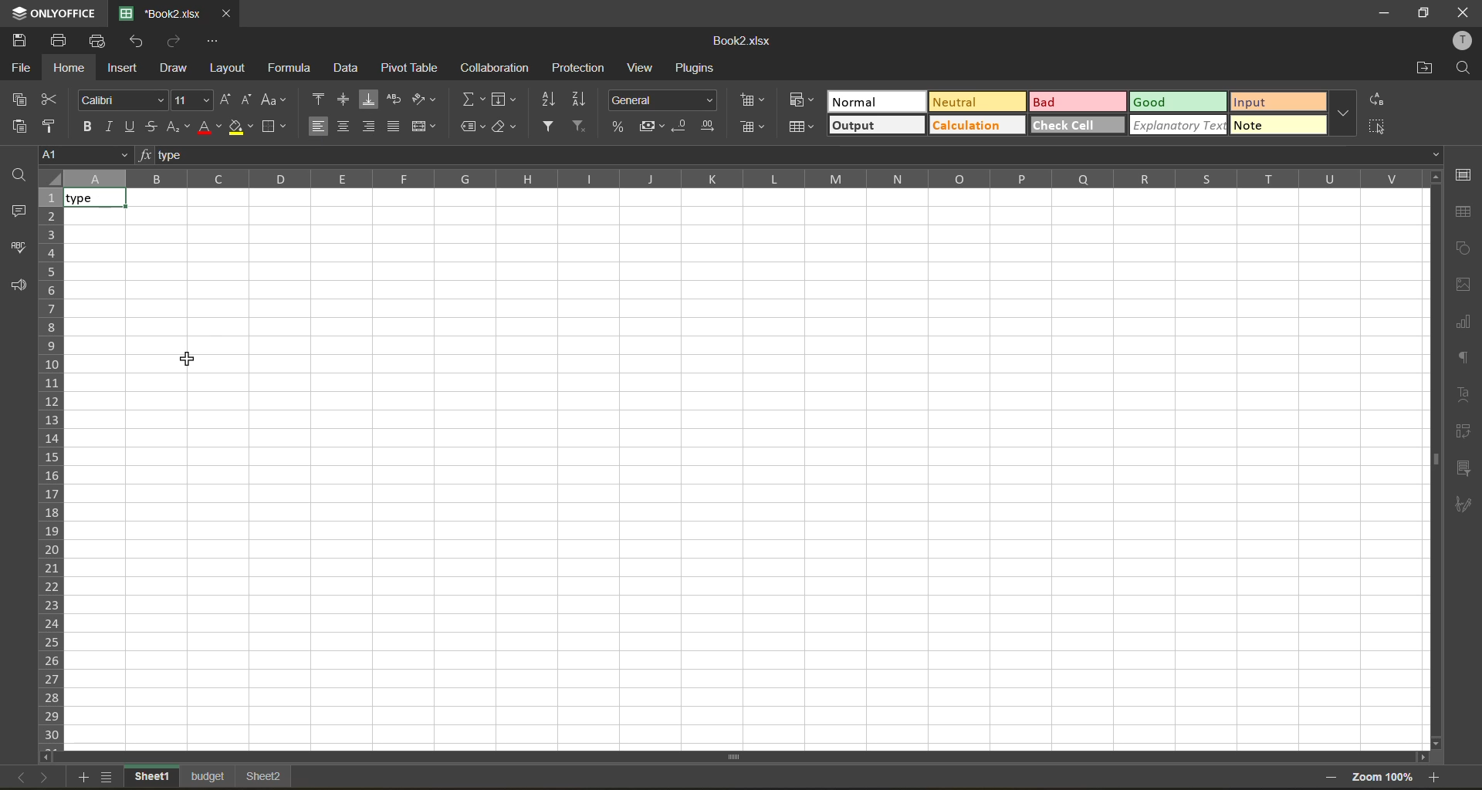  What do you see at coordinates (752, 102) in the screenshot?
I see `insert cells` at bounding box center [752, 102].